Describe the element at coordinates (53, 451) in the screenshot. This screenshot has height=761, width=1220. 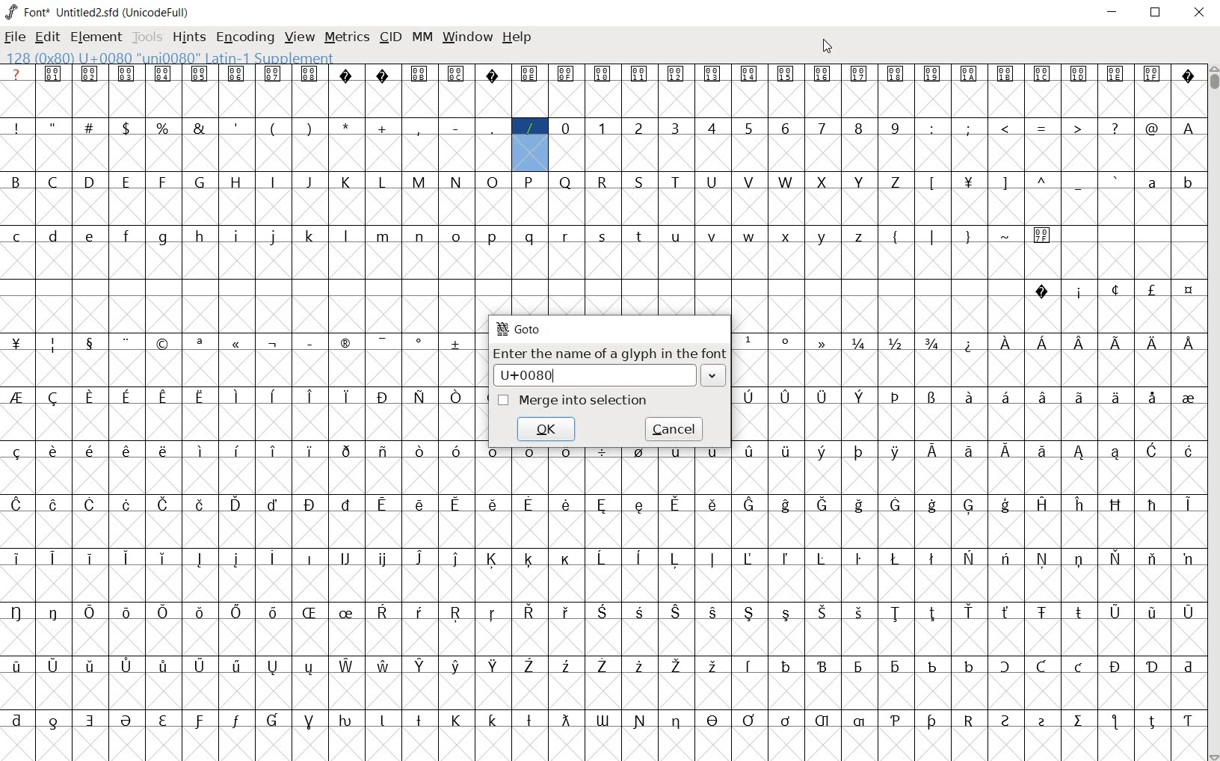
I see `glyph` at that location.